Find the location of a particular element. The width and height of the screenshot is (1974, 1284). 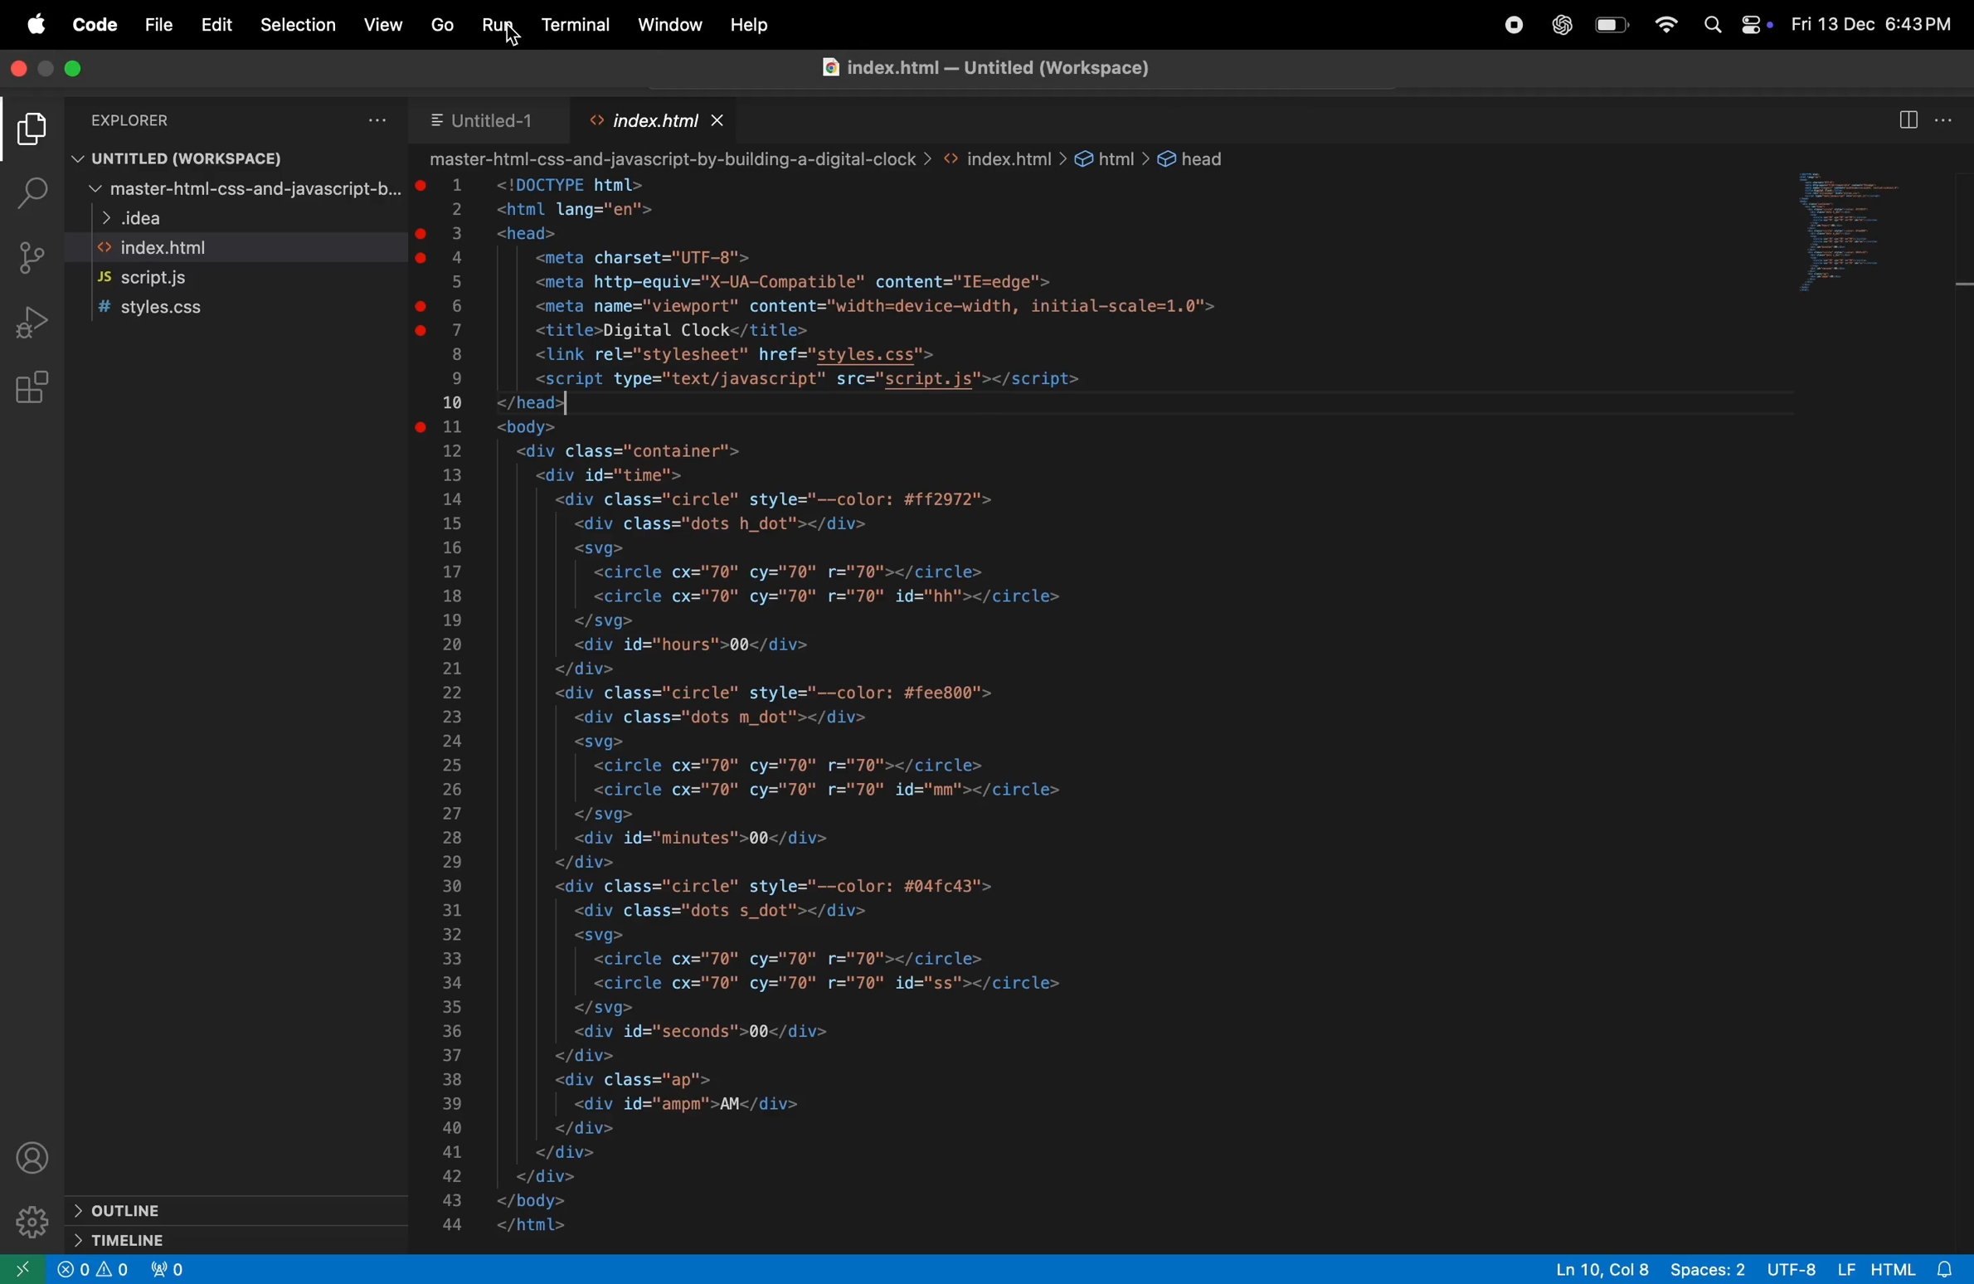

Selection is located at coordinates (300, 24).